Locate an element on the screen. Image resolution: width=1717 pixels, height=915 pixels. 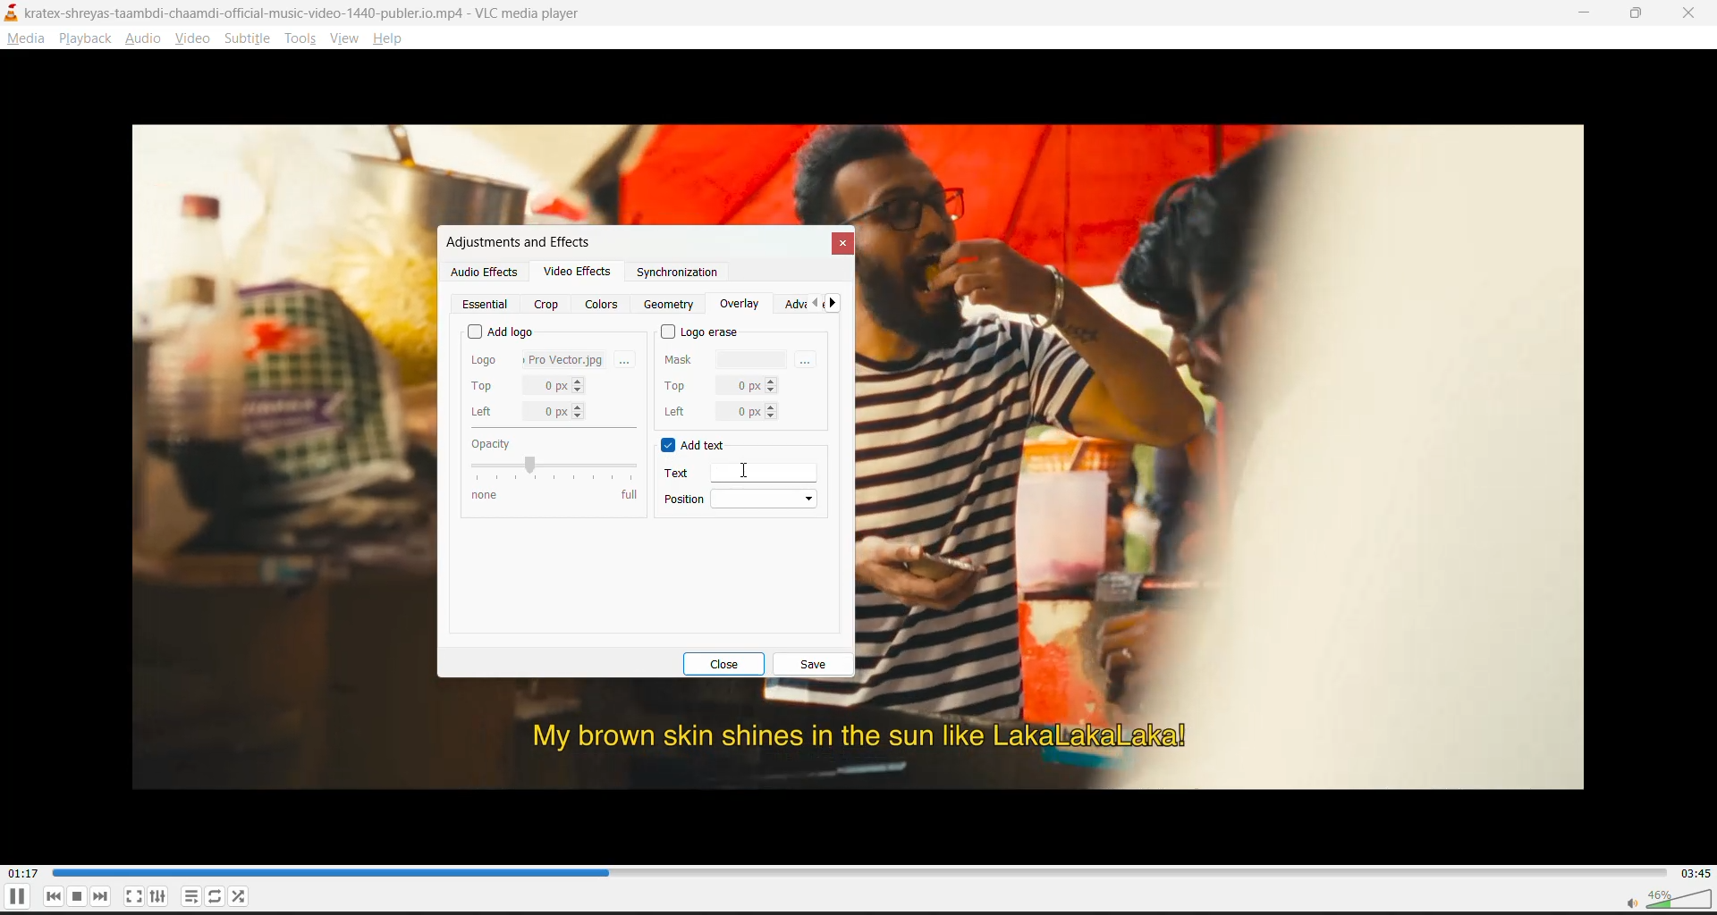
full screen is located at coordinates (134, 895).